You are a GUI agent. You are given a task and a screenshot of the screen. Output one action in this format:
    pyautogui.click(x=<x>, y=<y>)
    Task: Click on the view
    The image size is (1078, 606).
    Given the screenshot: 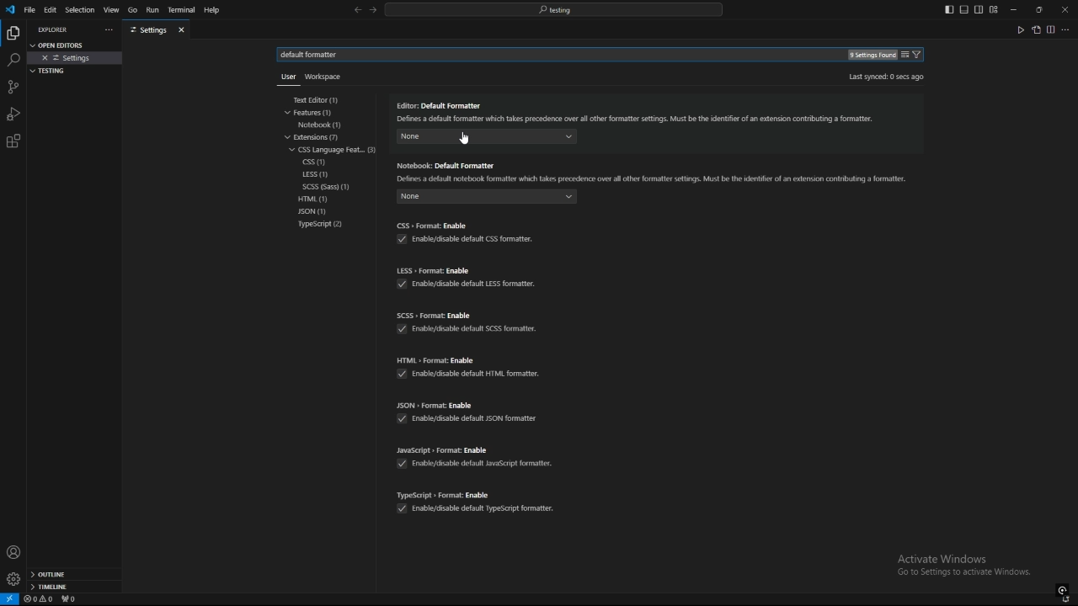 What is the action you would take?
    pyautogui.click(x=111, y=10)
    